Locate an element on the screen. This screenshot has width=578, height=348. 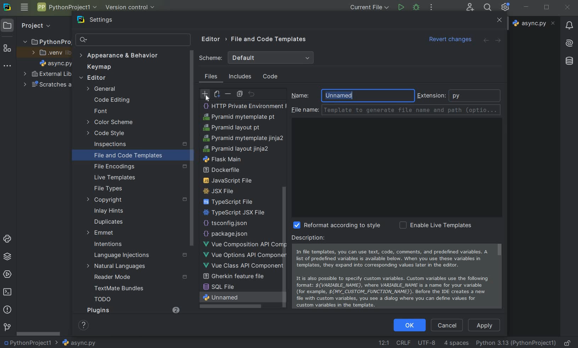
pyramid layout jinja2 is located at coordinates (235, 296).